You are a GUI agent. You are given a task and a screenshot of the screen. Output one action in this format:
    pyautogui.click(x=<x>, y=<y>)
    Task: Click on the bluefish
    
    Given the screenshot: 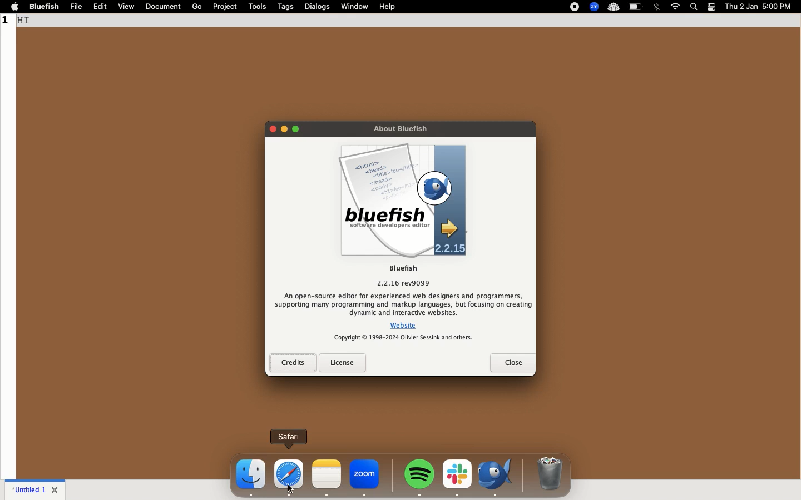 What is the action you would take?
    pyautogui.click(x=498, y=477)
    